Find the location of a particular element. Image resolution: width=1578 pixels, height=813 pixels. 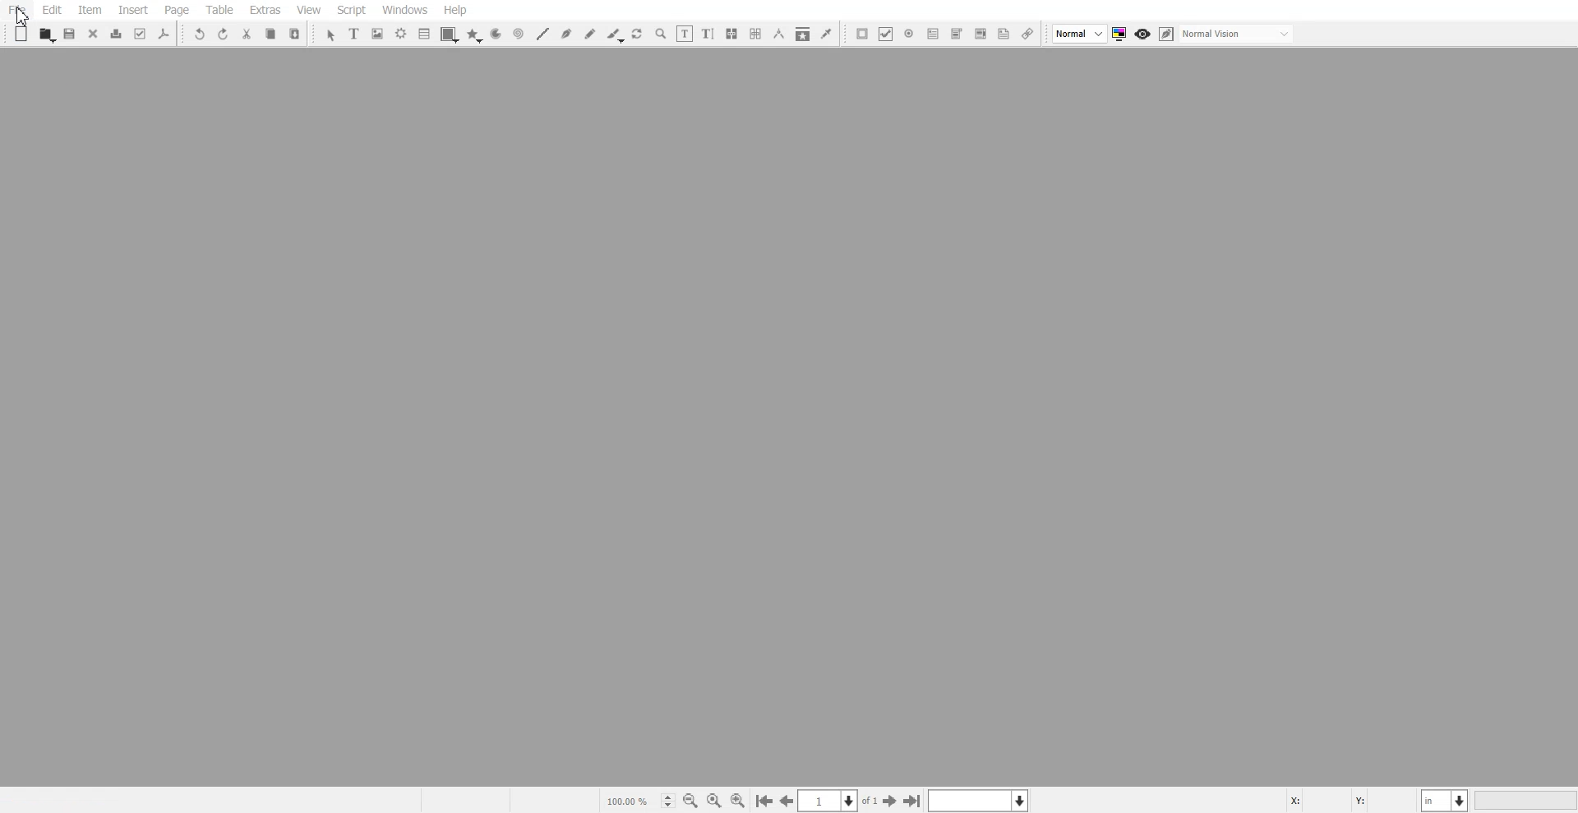

Save is located at coordinates (71, 34).